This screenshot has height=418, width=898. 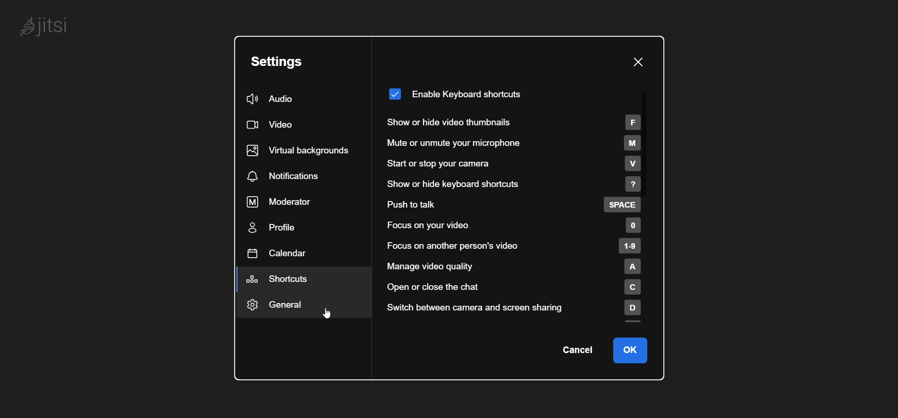 What do you see at coordinates (278, 62) in the screenshot?
I see `setting` at bounding box center [278, 62].